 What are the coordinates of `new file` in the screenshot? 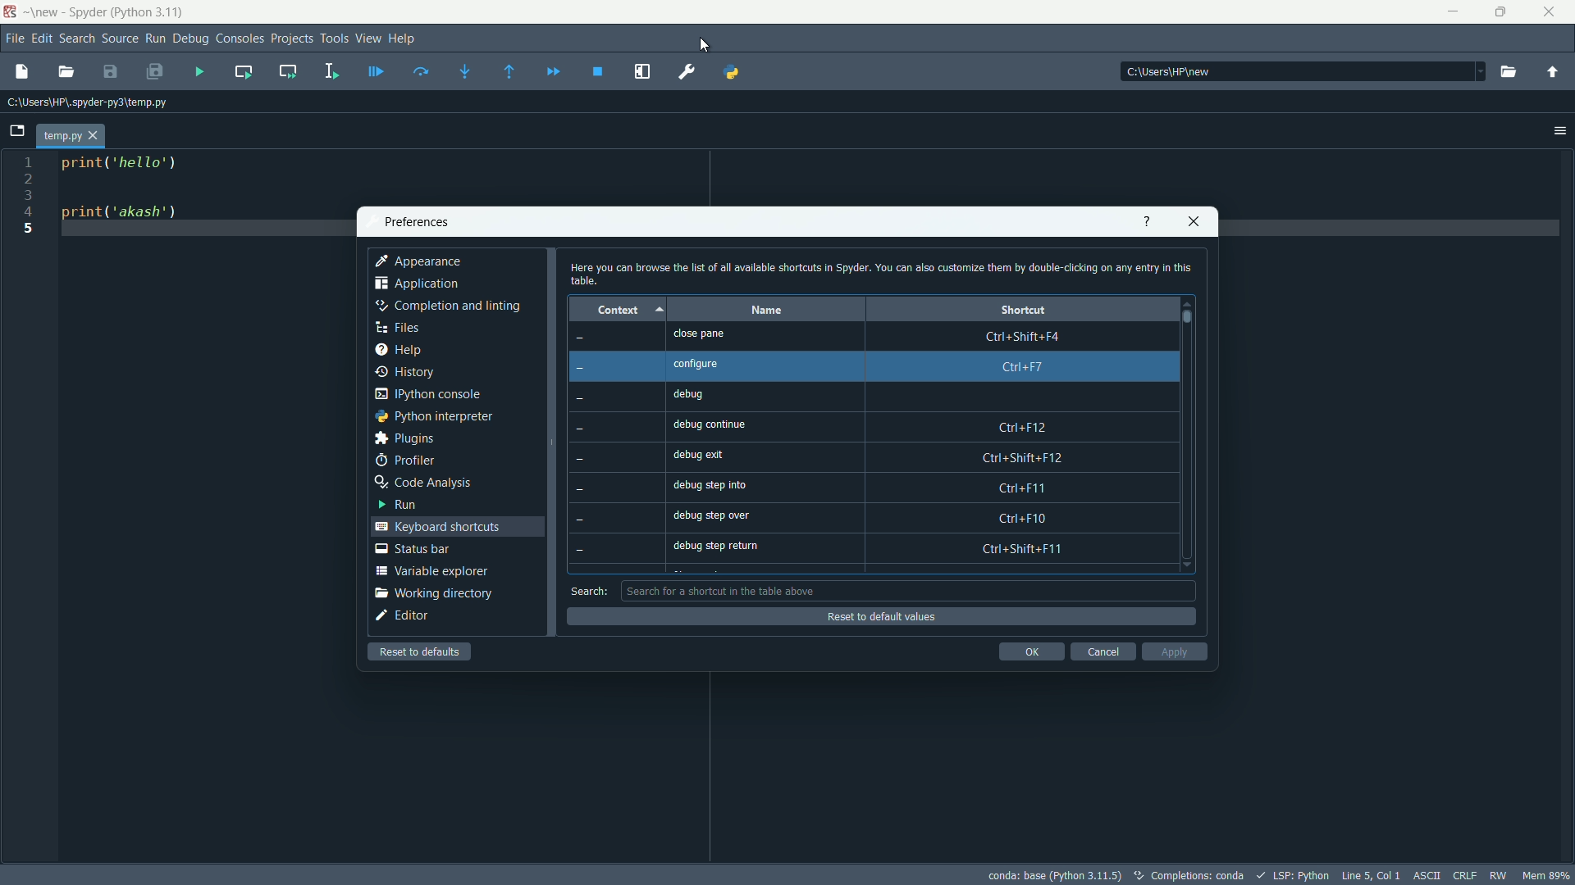 It's located at (21, 70).